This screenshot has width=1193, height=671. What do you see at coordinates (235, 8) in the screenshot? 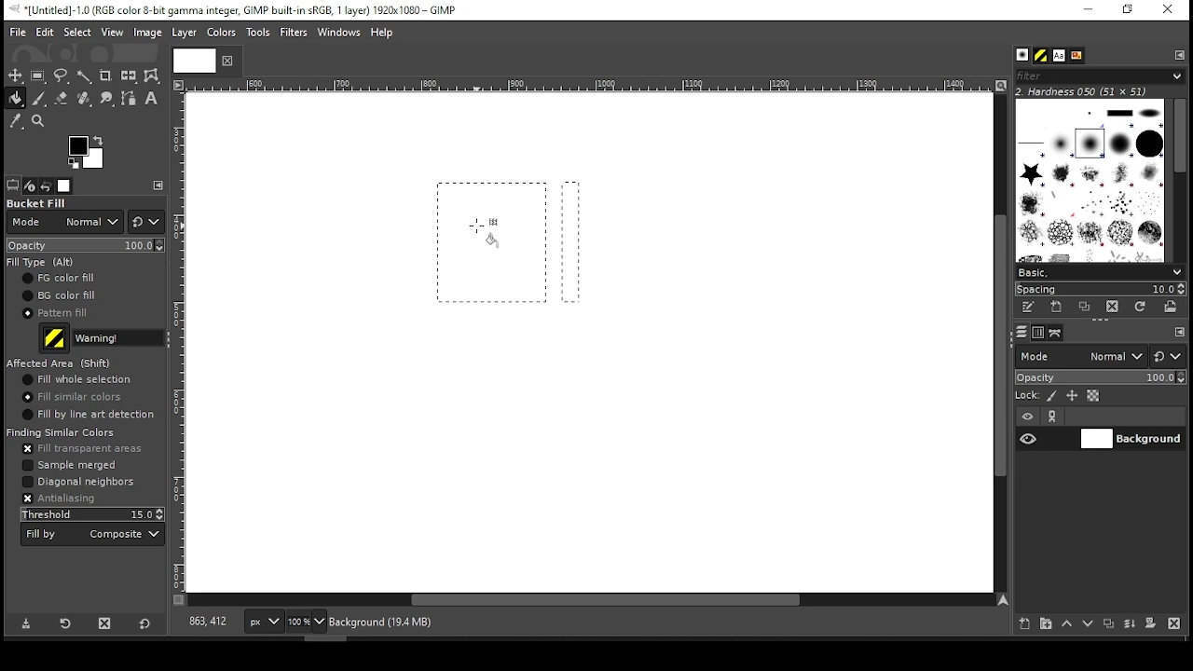
I see `icon and filename` at bounding box center [235, 8].